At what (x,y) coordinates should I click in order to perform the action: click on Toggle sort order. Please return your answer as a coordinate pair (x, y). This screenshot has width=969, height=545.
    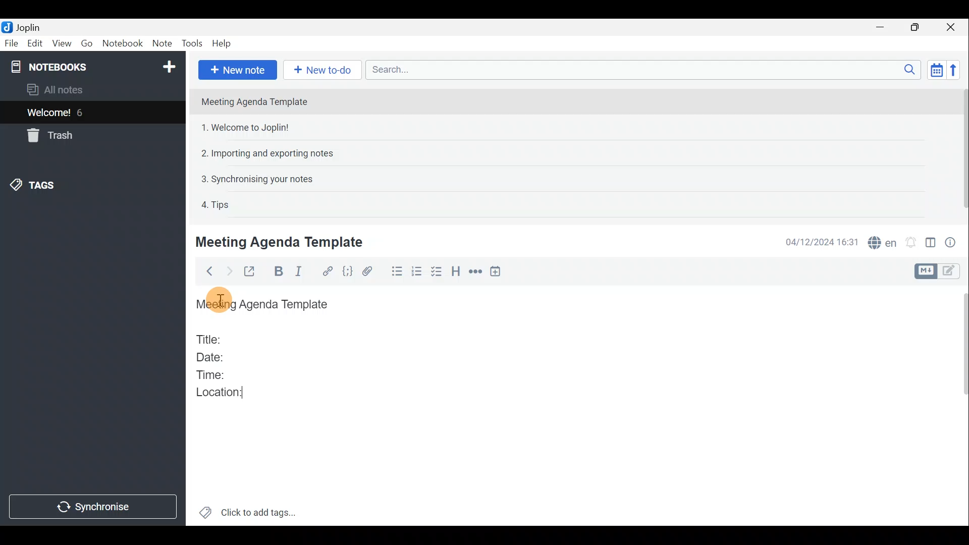
    Looking at the image, I should click on (935, 69).